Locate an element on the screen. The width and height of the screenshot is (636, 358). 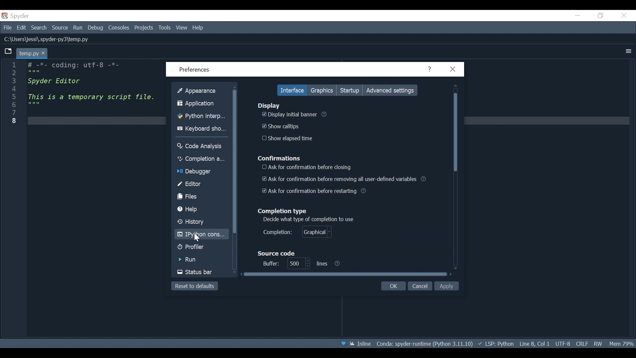
Consoles is located at coordinates (119, 28).